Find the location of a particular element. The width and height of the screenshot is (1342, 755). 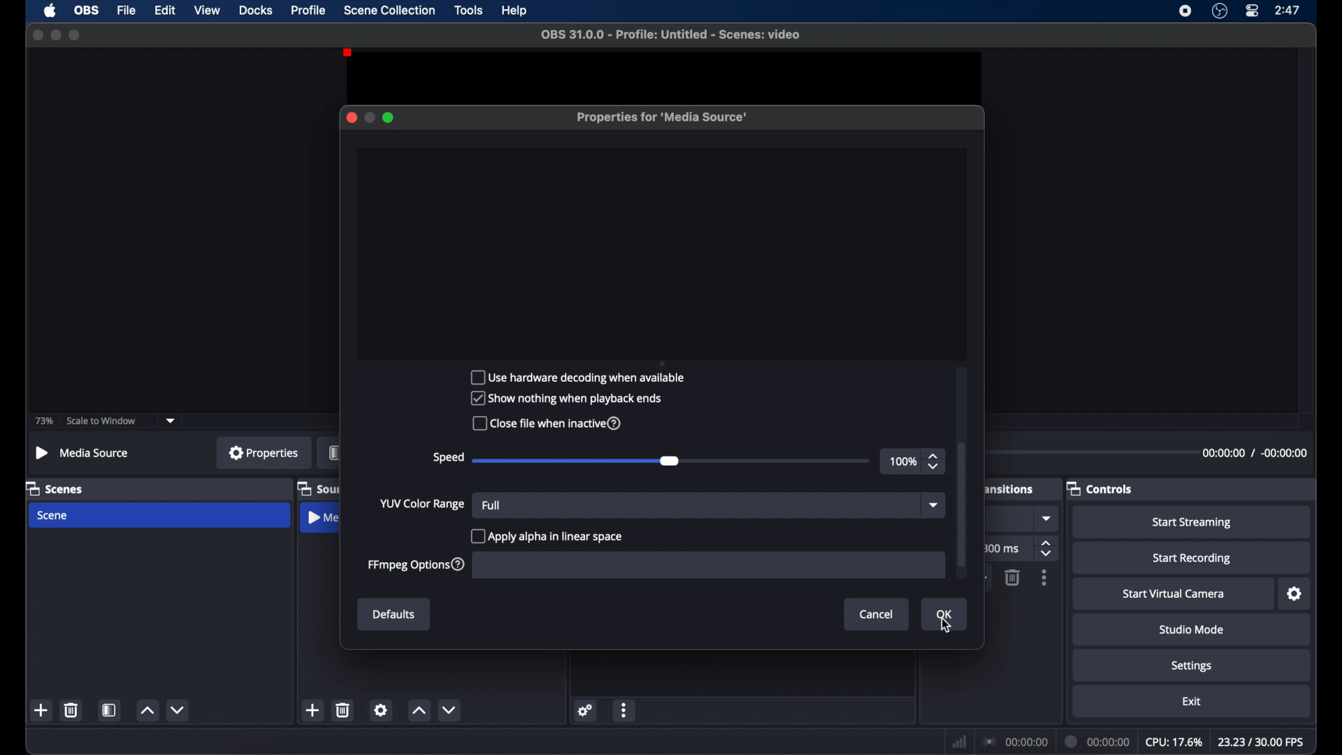

ffmpeg options is located at coordinates (418, 565).